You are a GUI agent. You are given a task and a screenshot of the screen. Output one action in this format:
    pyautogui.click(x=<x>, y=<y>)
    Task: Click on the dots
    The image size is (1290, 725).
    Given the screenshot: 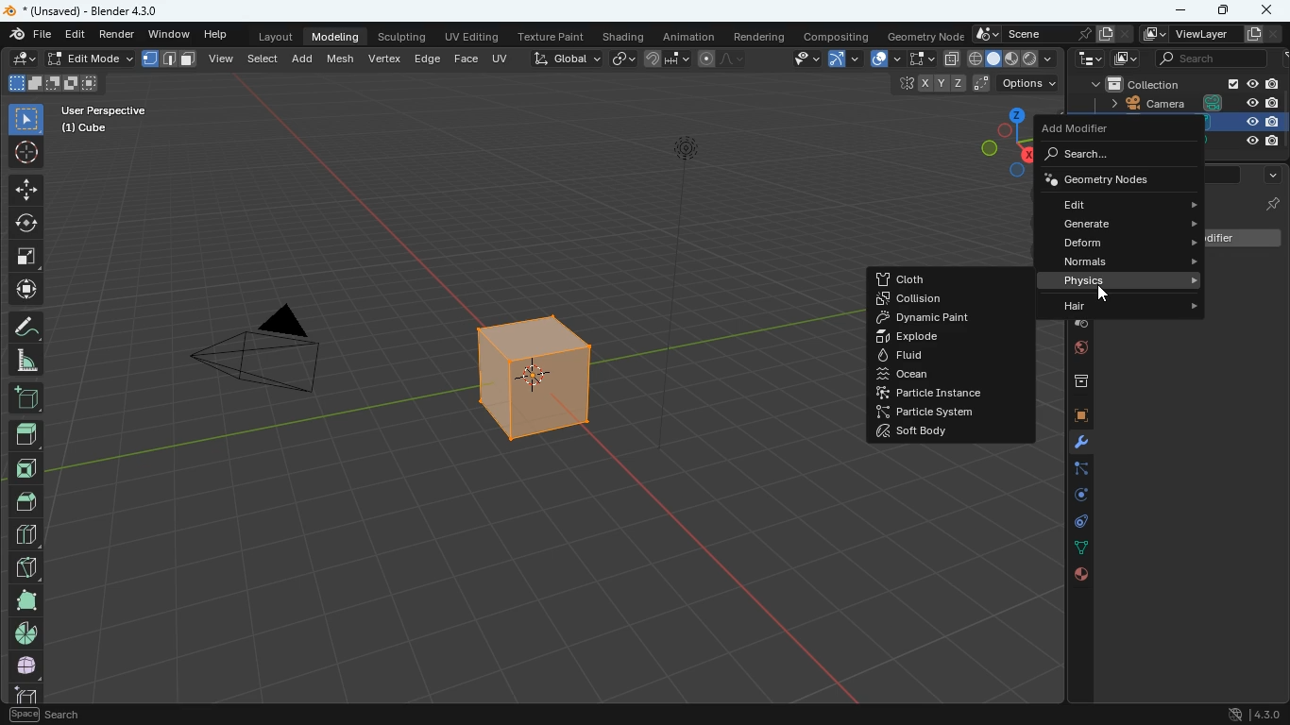 What is the action you would take?
    pyautogui.click(x=1078, y=549)
    